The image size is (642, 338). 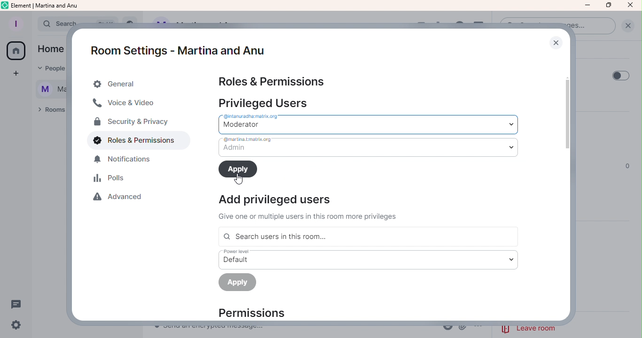 I want to click on Threads, so click(x=19, y=304).